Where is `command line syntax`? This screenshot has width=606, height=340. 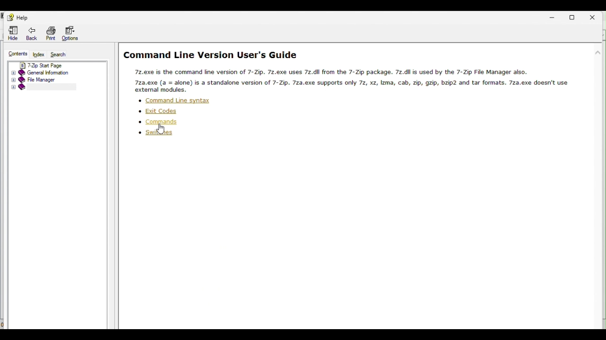 command line syntax is located at coordinates (175, 100).